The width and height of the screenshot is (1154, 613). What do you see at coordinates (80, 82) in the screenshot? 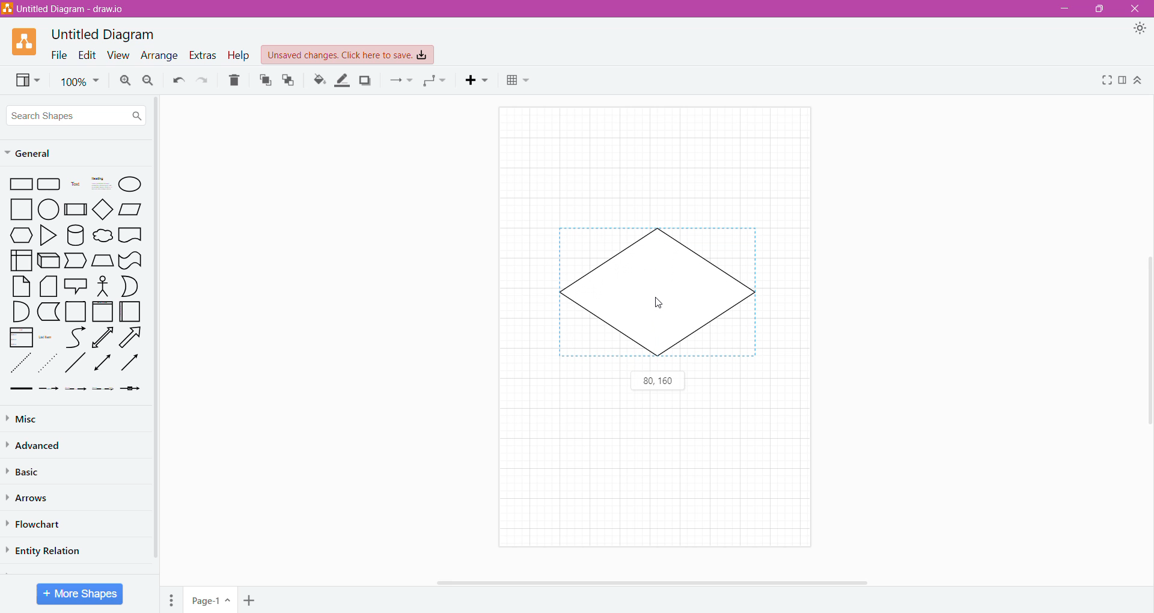
I see `Zoom 100%` at bounding box center [80, 82].